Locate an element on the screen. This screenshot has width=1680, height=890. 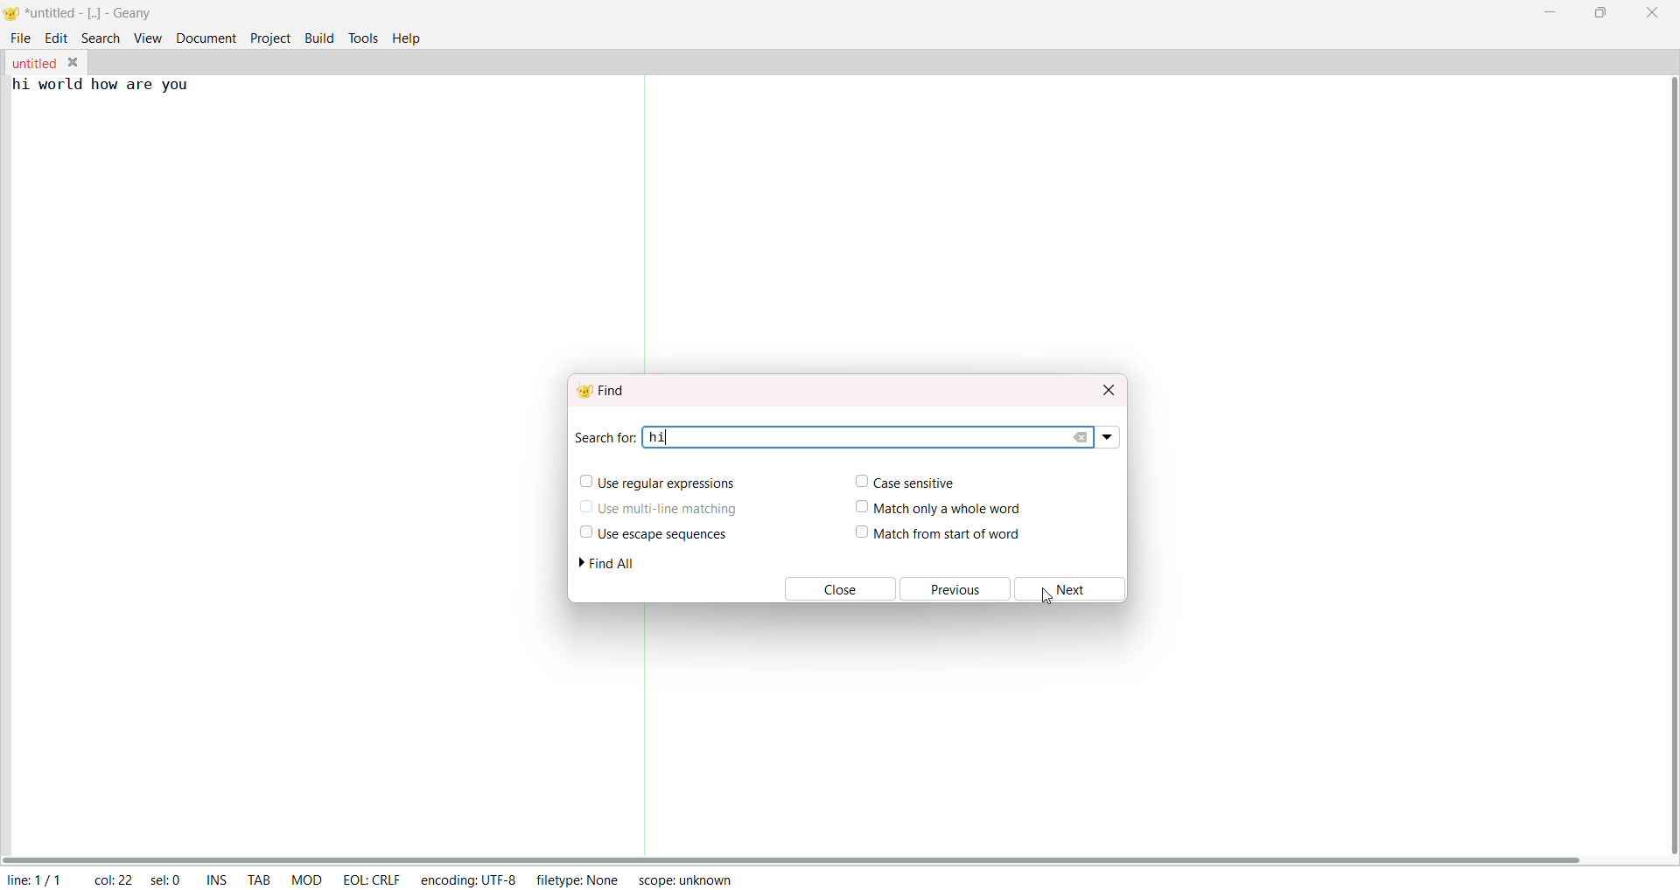
use escape sequence is located at coordinates (650, 536).